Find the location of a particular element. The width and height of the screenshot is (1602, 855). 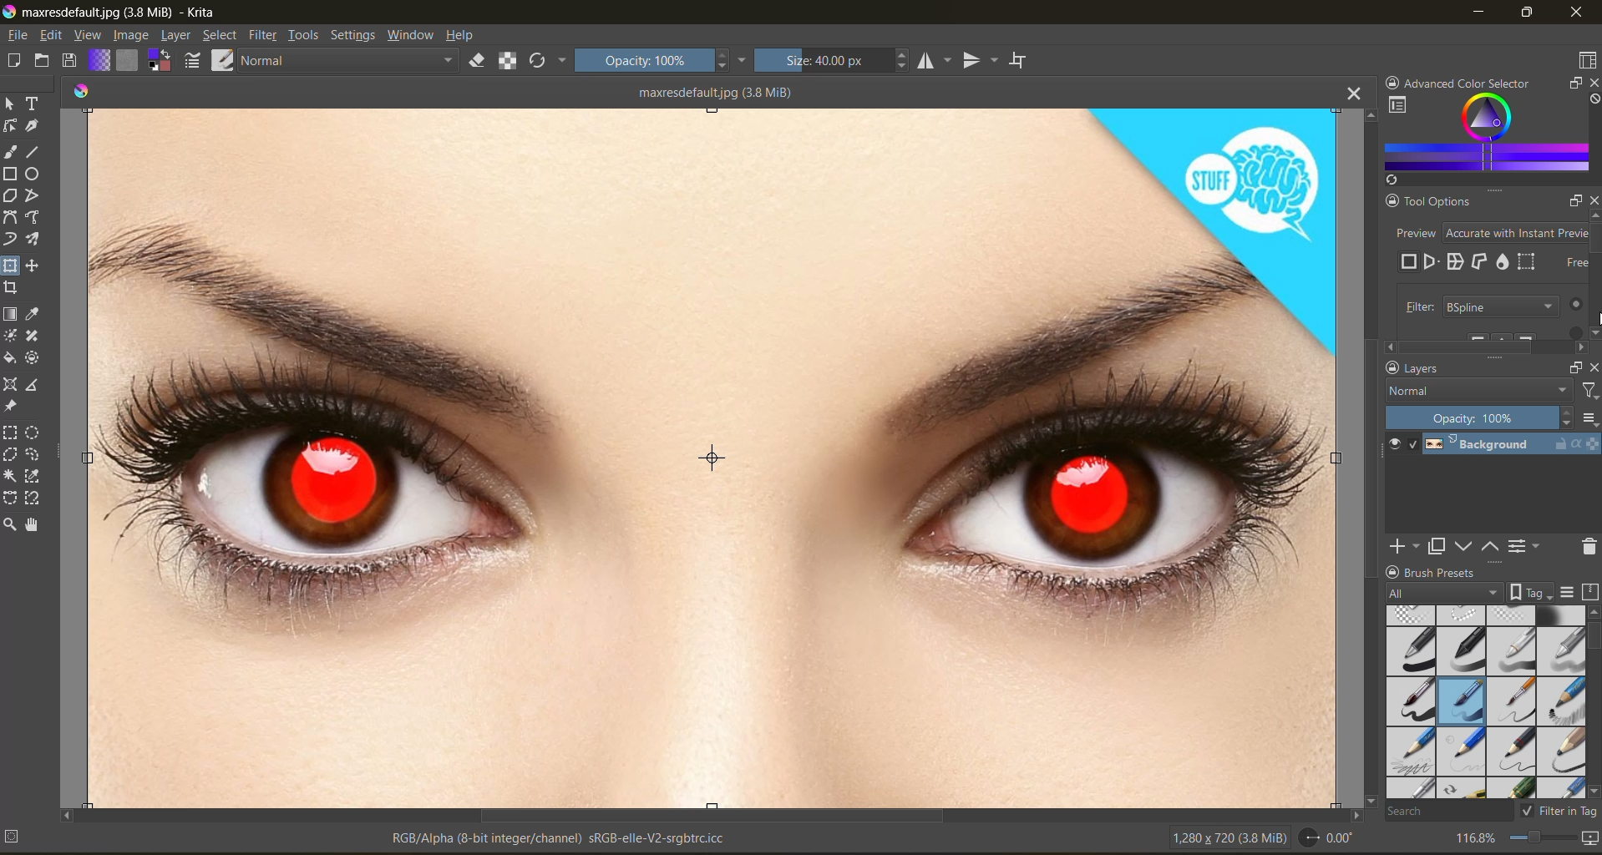

tool is located at coordinates (12, 524).